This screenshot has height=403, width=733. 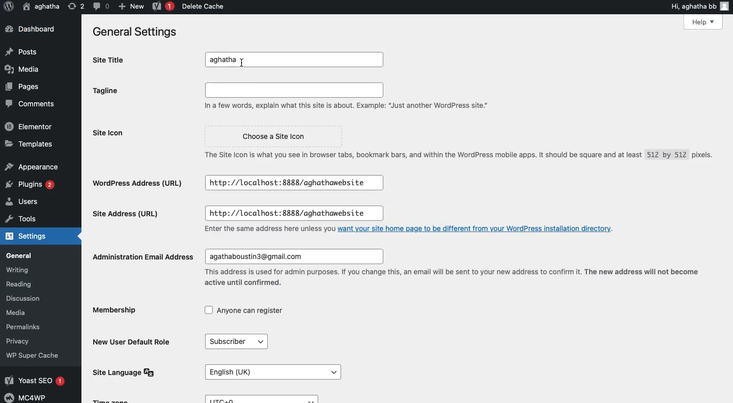 I want to click on This address is used for admin purposes. If you change this, an email will be sent to your new address to confirm it. The new address will not become
active until confirmed., so click(x=450, y=279).